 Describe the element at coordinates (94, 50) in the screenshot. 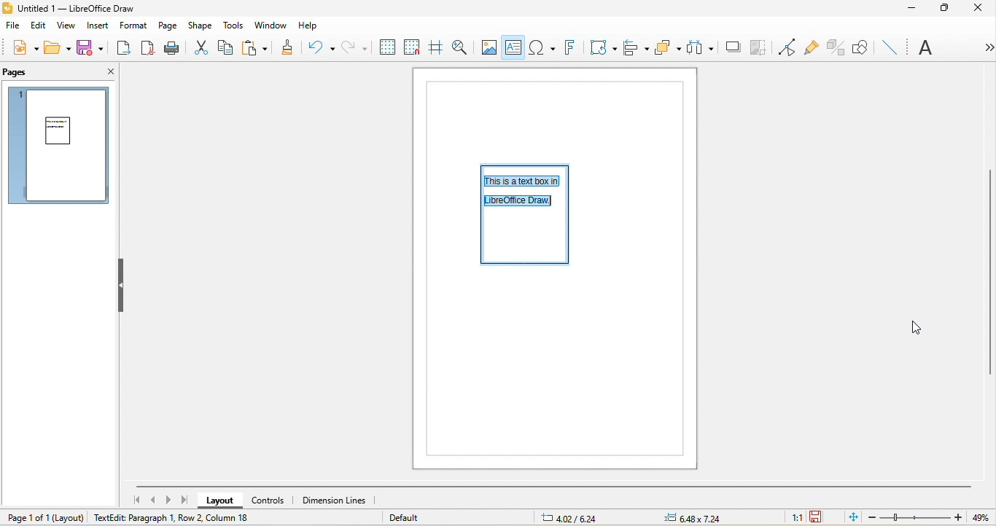

I see `save` at that location.